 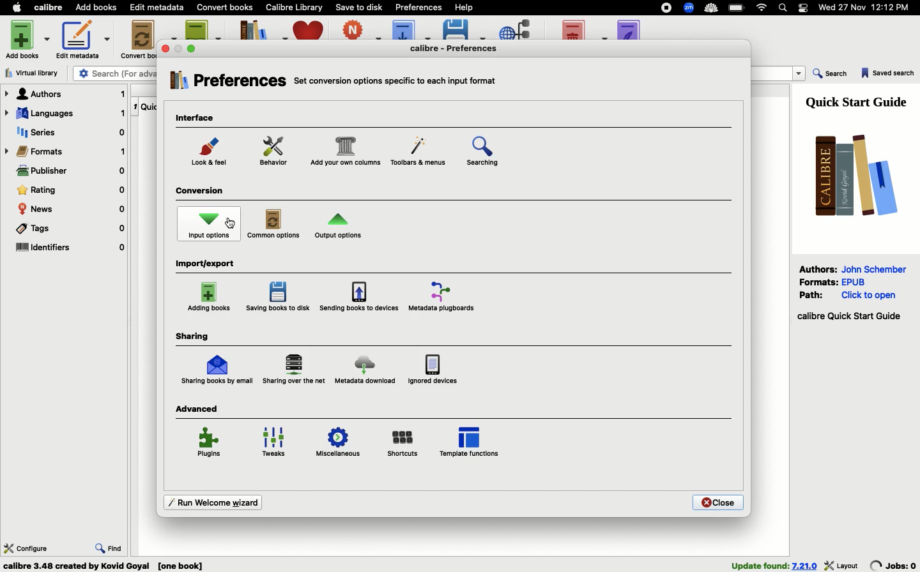 I want to click on Conversion, so click(x=202, y=192).